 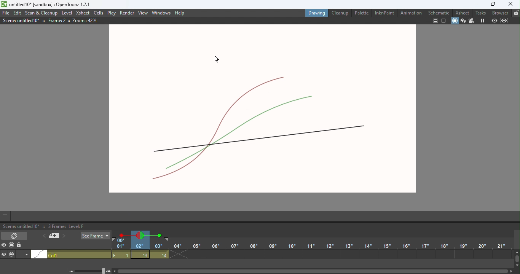 I want to click on safe area, so click(x=435, y=21).